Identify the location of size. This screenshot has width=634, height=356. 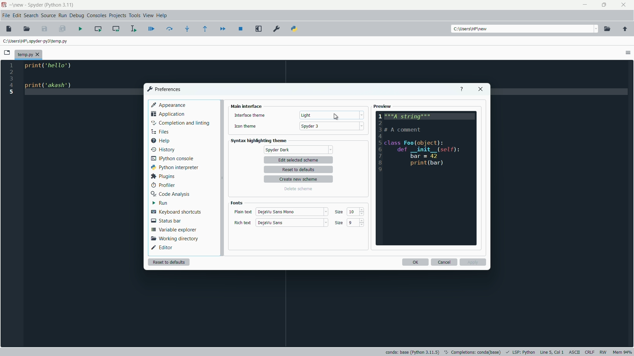
(338, 223).